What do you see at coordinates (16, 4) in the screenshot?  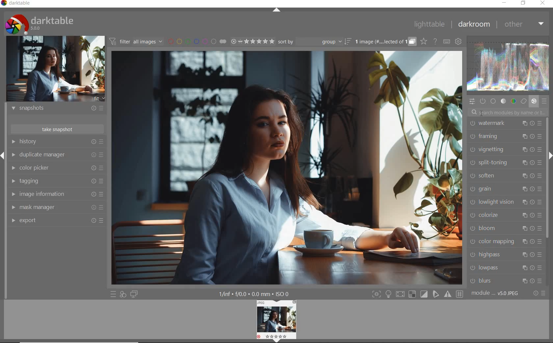 I see `system name` at bounding box center [16, 4].